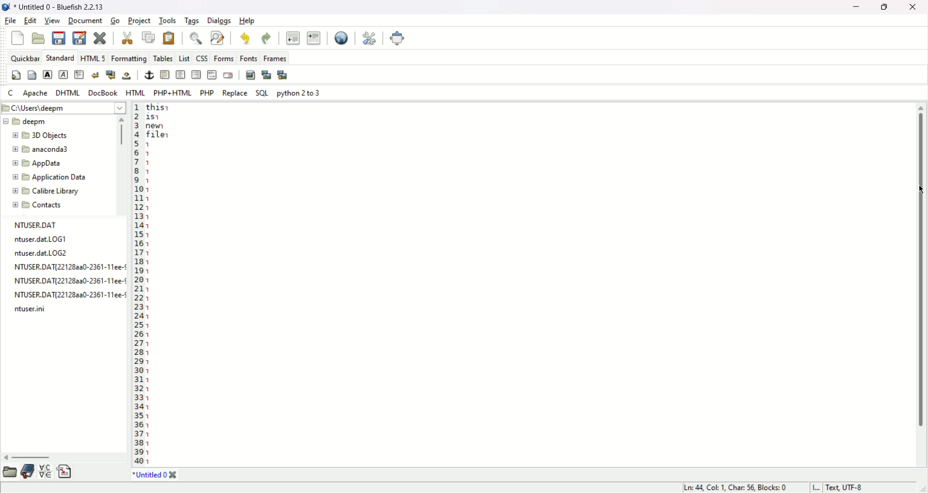 Image resolution: width=928 pixels, height=493 pixels. What do you see at coordinates (248, 58) in the screenshot?
I see `fonts` at bounding box center [248, 58].